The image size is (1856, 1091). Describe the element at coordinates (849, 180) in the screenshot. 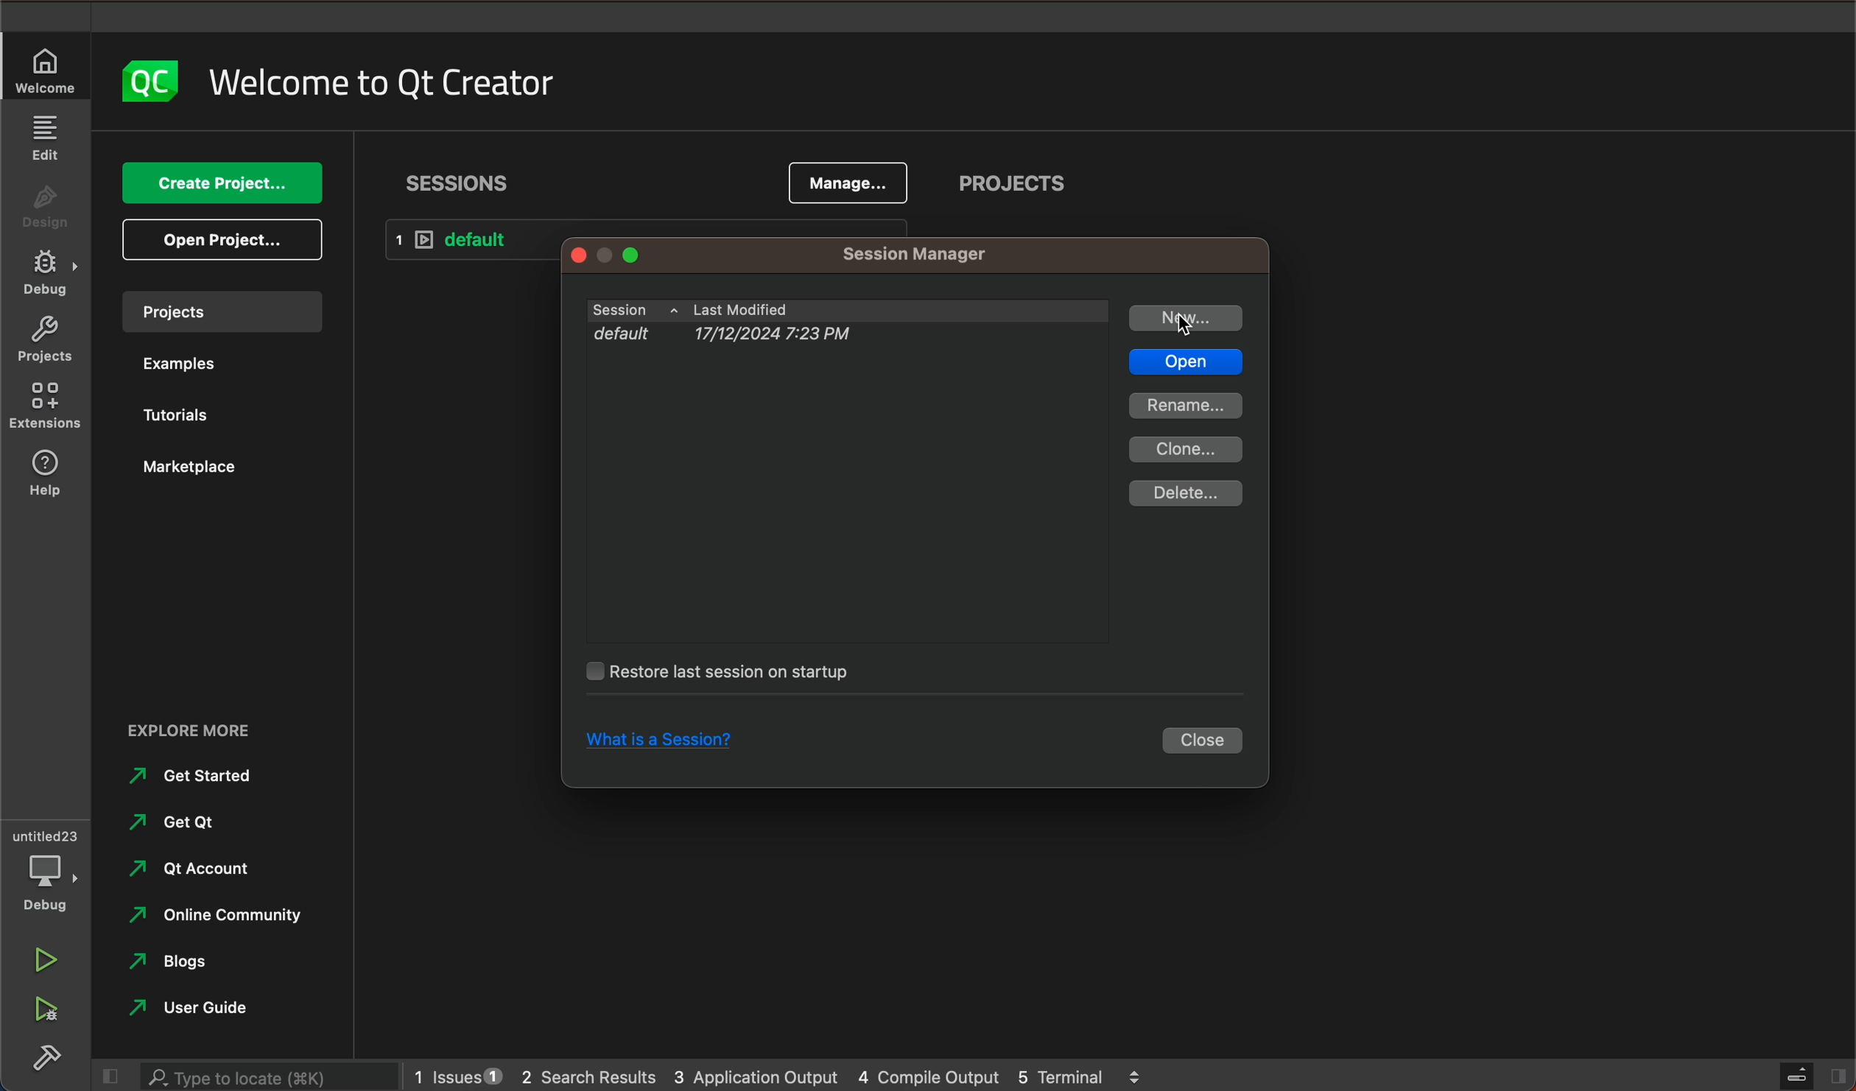

I see `manage` at that location.